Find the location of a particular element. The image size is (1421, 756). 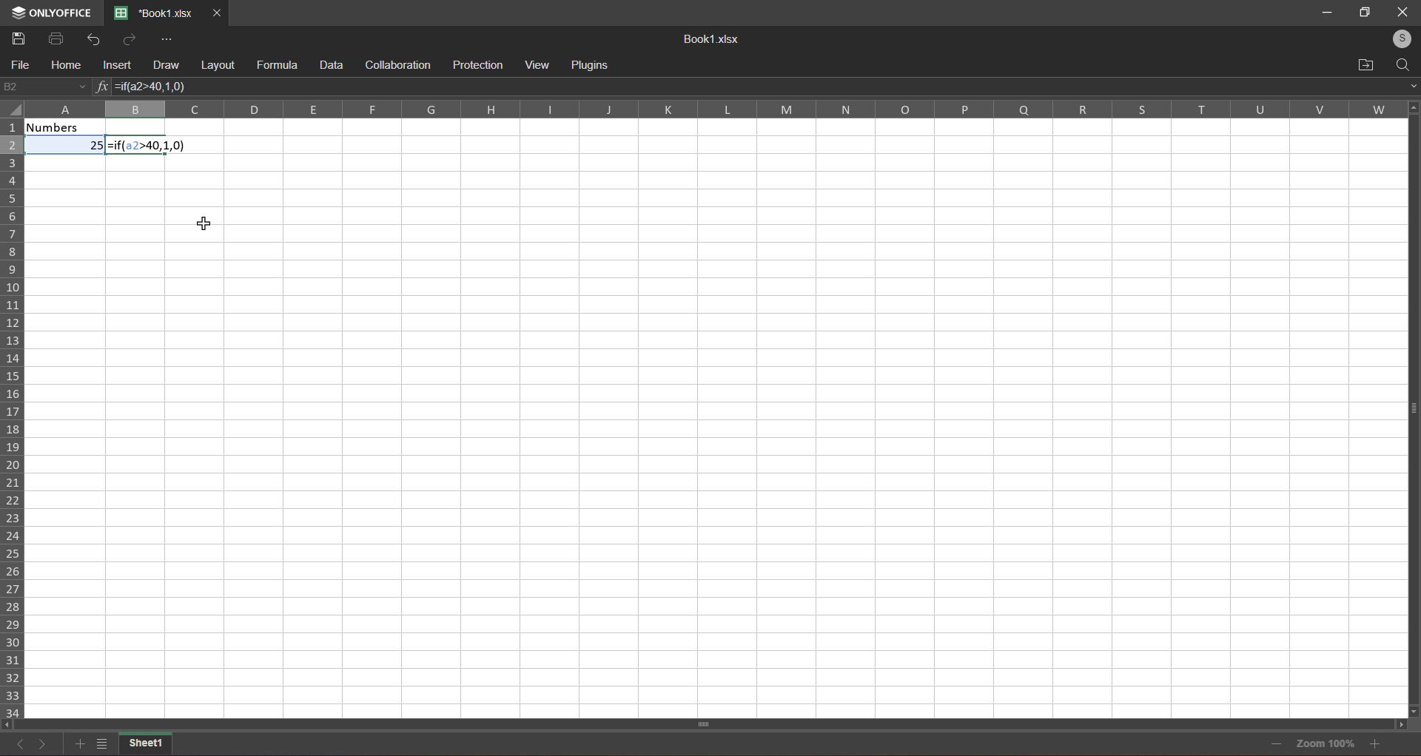

insert is located at coordinates (112, 66).